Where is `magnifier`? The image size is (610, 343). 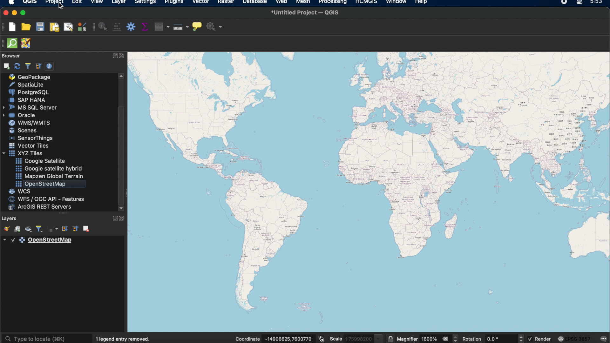 magnifier is located at coordinates (429, 338).